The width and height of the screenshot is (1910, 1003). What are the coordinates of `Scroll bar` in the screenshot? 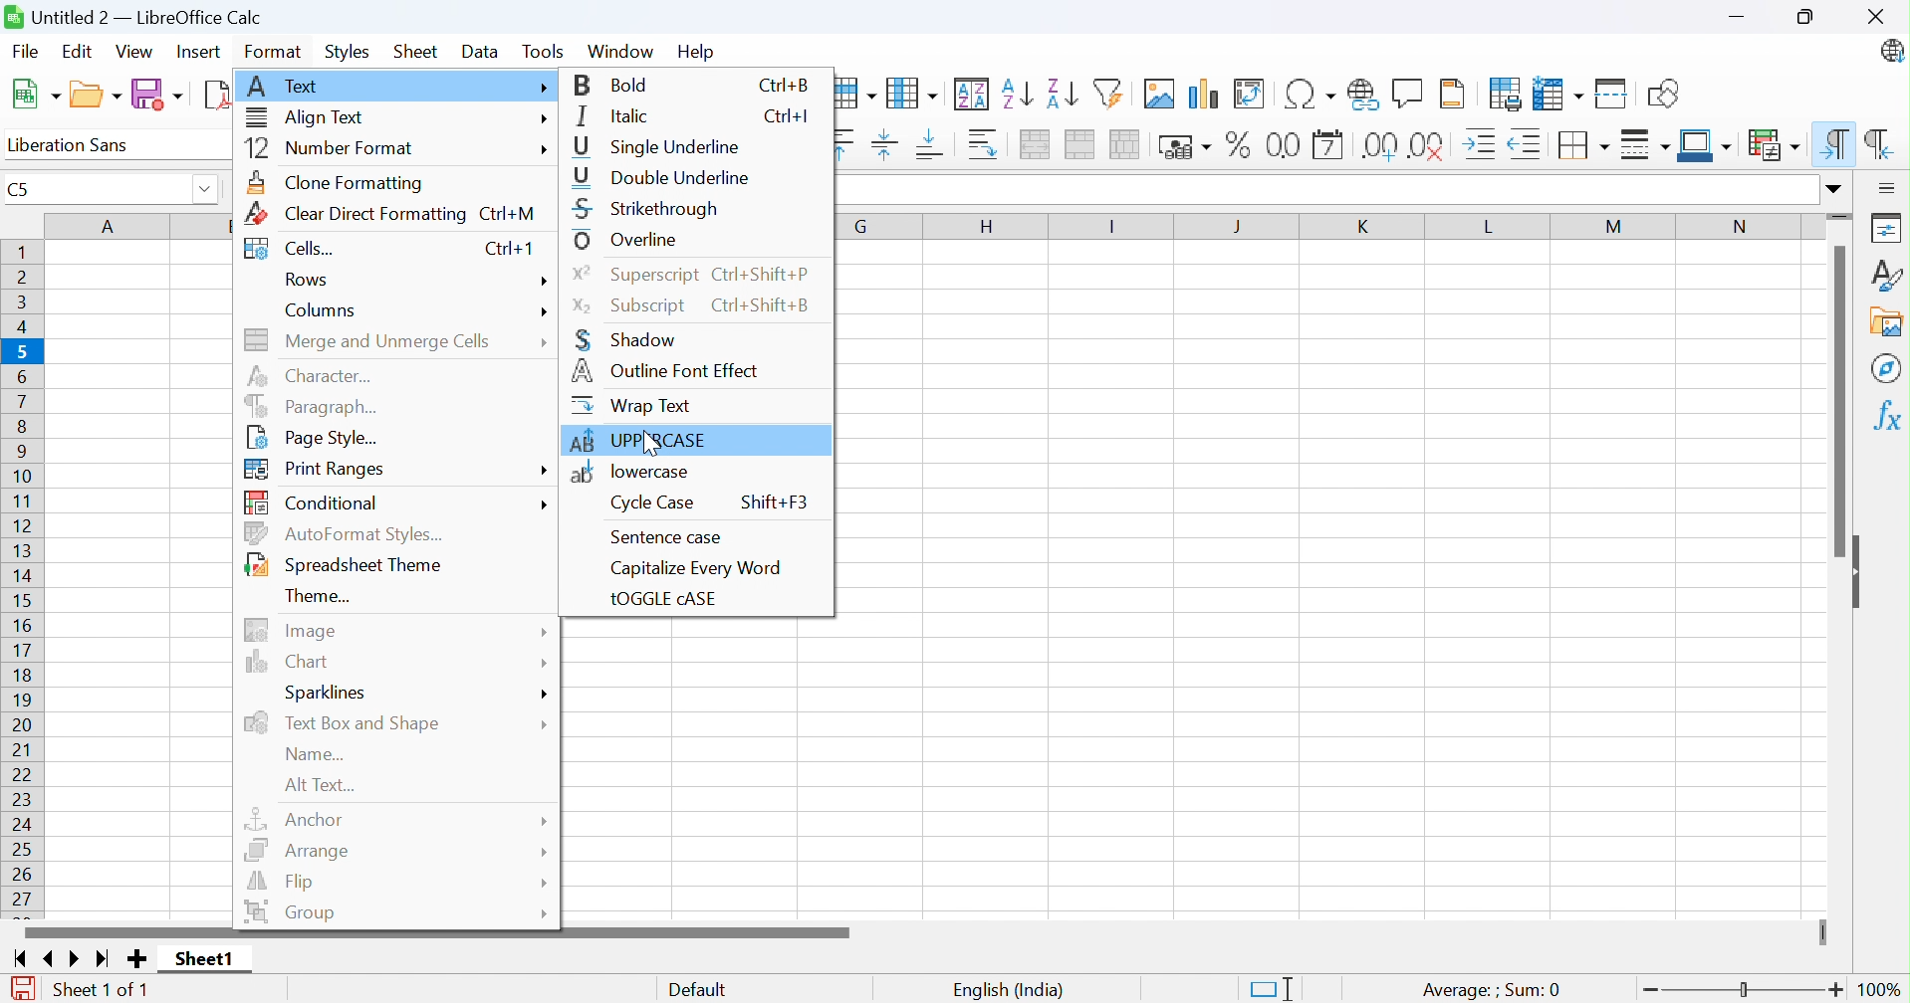 It's located at (1839, 402).